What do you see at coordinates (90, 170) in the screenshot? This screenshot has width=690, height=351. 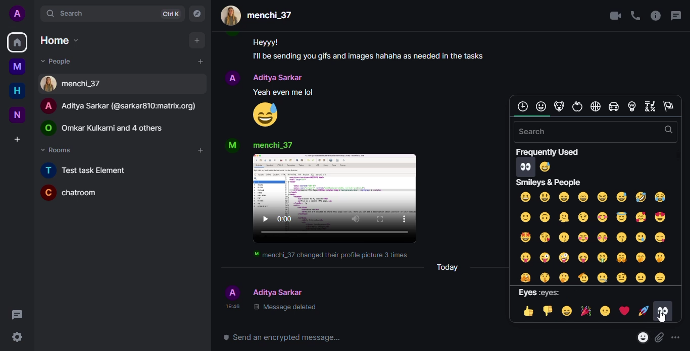 I see `new task element` at bounding box center [90, 170].